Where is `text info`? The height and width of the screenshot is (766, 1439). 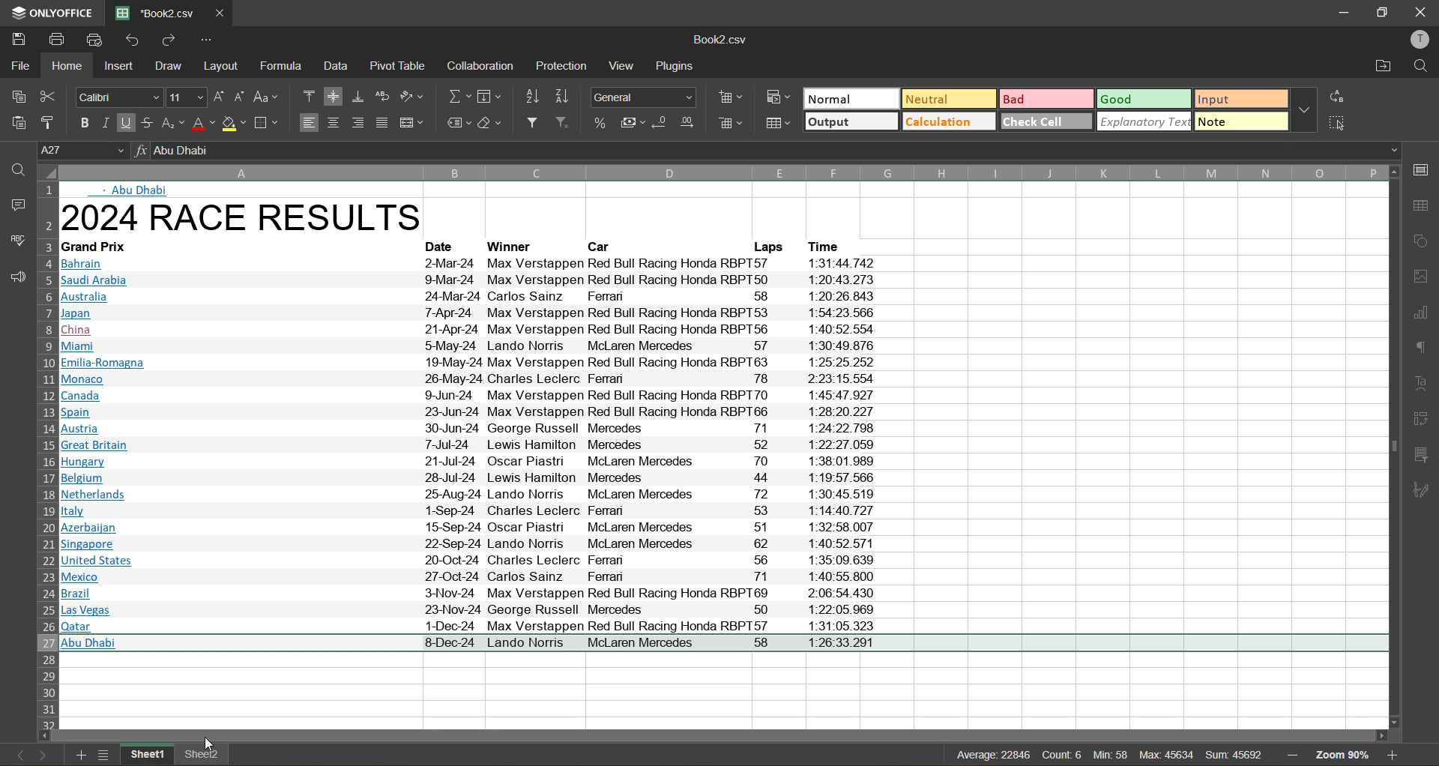 text info is located at coordinates (466, 609).